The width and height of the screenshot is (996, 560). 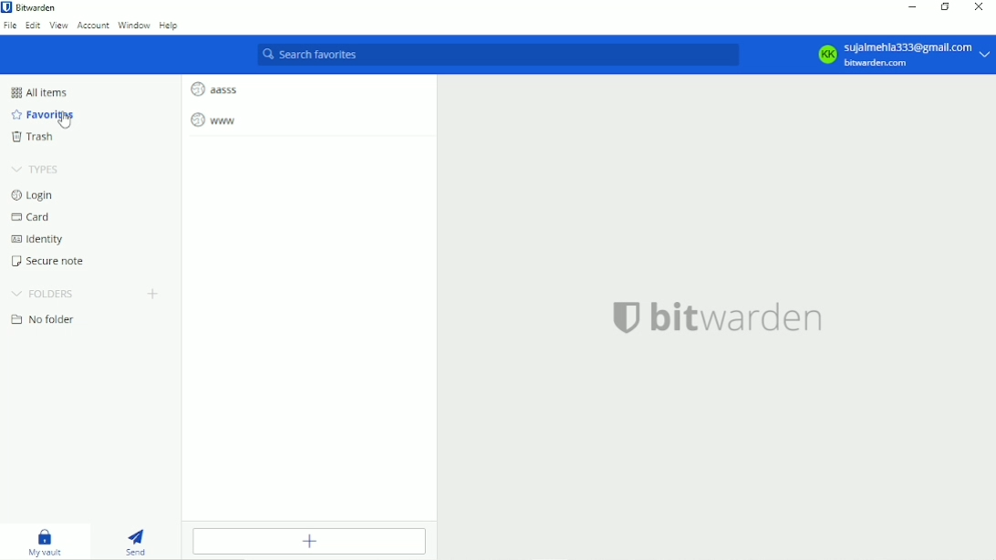 What do you see at coordinates (38, 238) in the screenshot?
I see `Identity` at bounding box center [38, 238].